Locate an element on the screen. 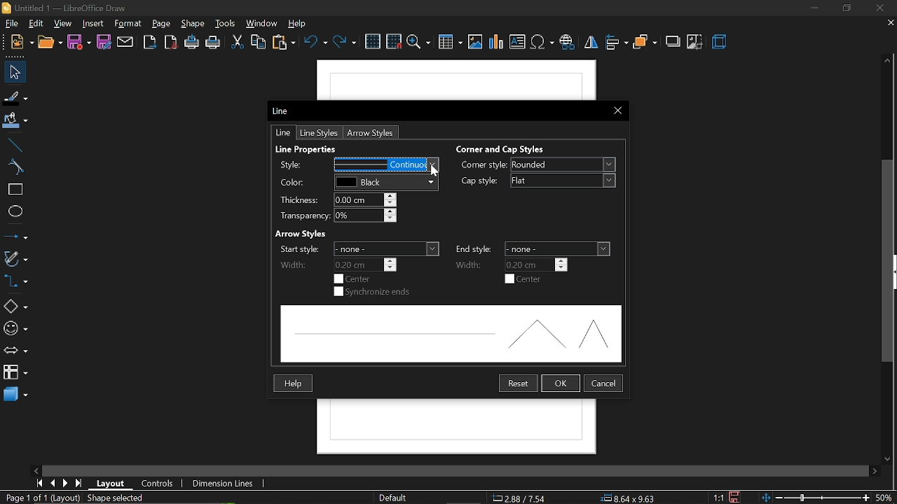  arrange is located at coordinates (645, 41).